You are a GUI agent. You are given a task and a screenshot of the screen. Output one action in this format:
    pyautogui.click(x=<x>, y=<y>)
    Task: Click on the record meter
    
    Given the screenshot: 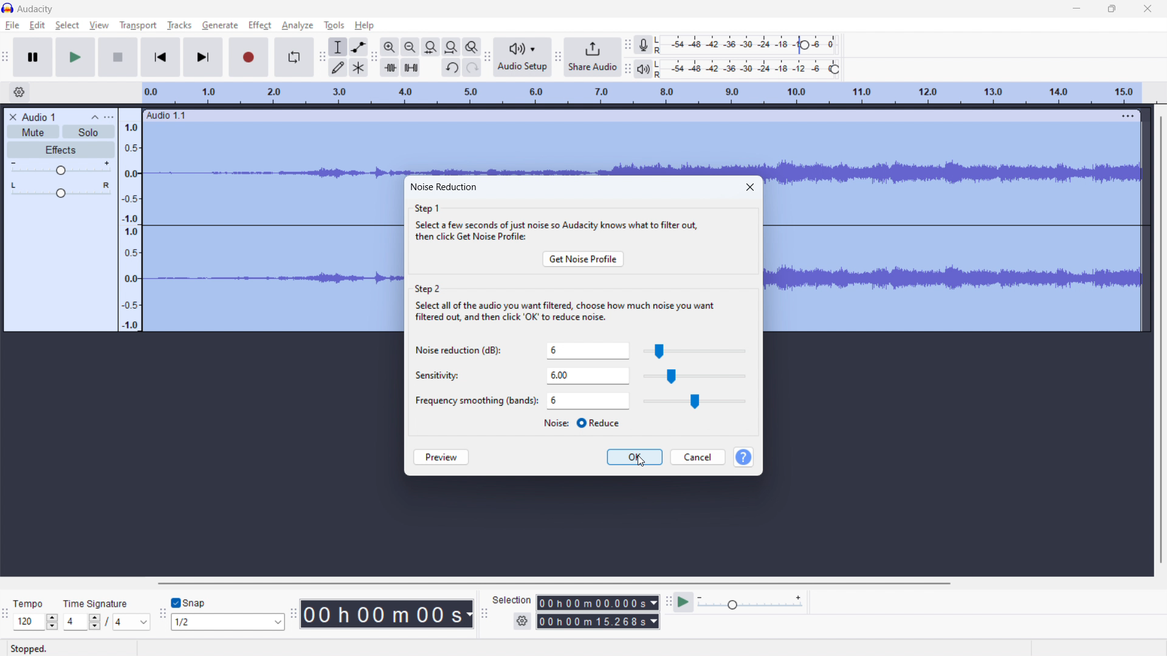 What is the action you would take?
    pyautogui.click(x=749, y=44)
    